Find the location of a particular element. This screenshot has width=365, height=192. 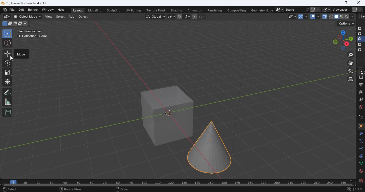

Scale is located at coordinates (8, 73).